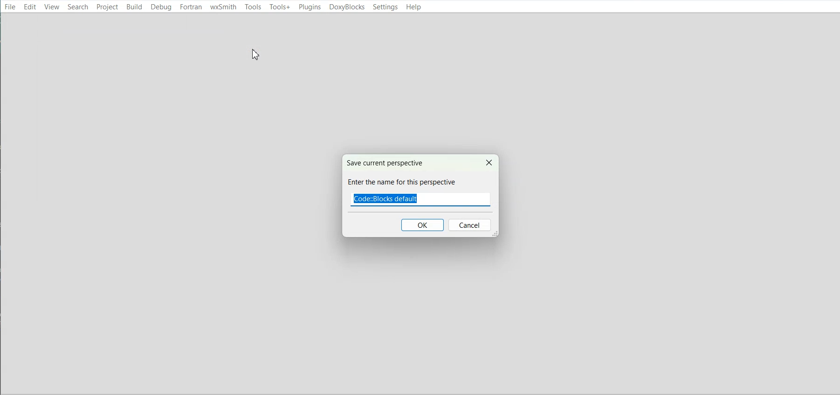  Describe the element at coordinates (30, 7) in the screenshot. I see `Edit` at that location.